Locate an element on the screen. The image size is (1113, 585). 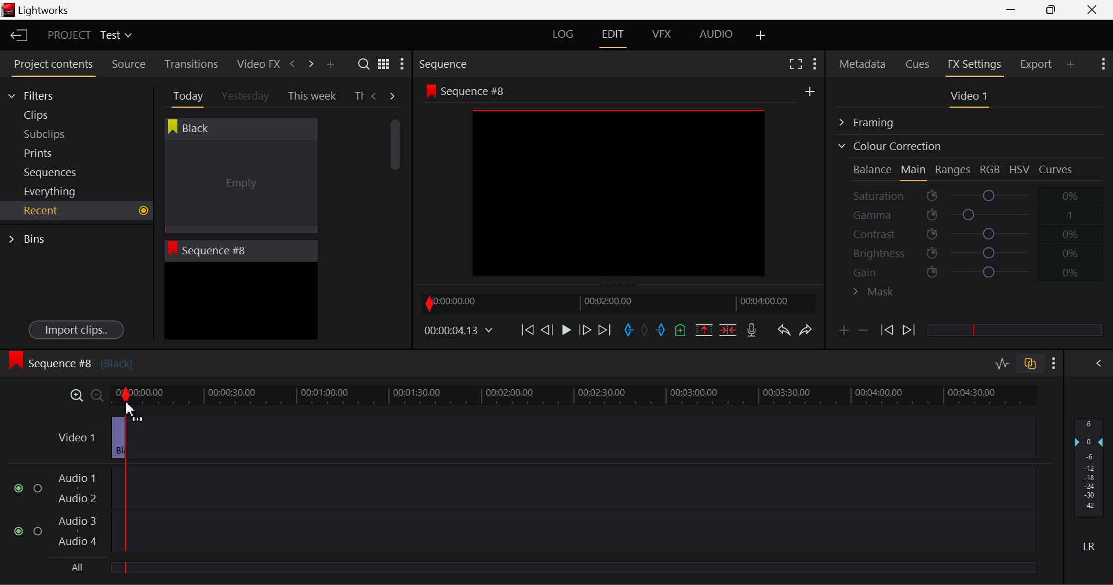
Ranges is located at coordinates (953, 171).